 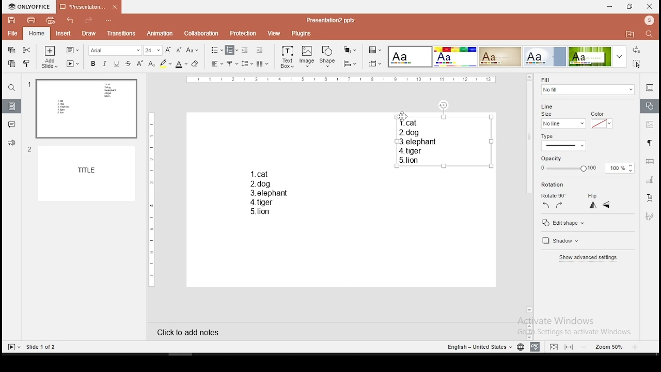 I want to click on paste, so click(x=12, y=64).